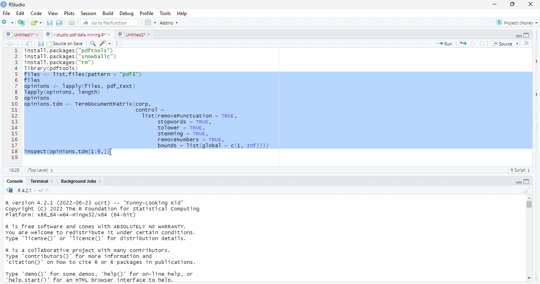 The height and width of the screenshot is (284, 540). What do you see at coordinates (19, 35) in the screenshot?
I see `untitled1` at bounding box center [19, 35].